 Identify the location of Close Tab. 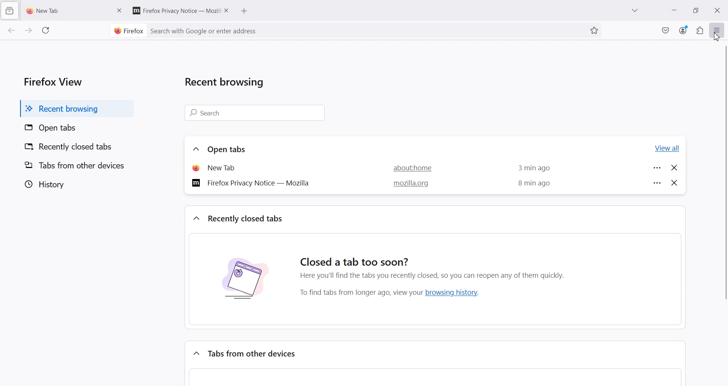
(227, 10).